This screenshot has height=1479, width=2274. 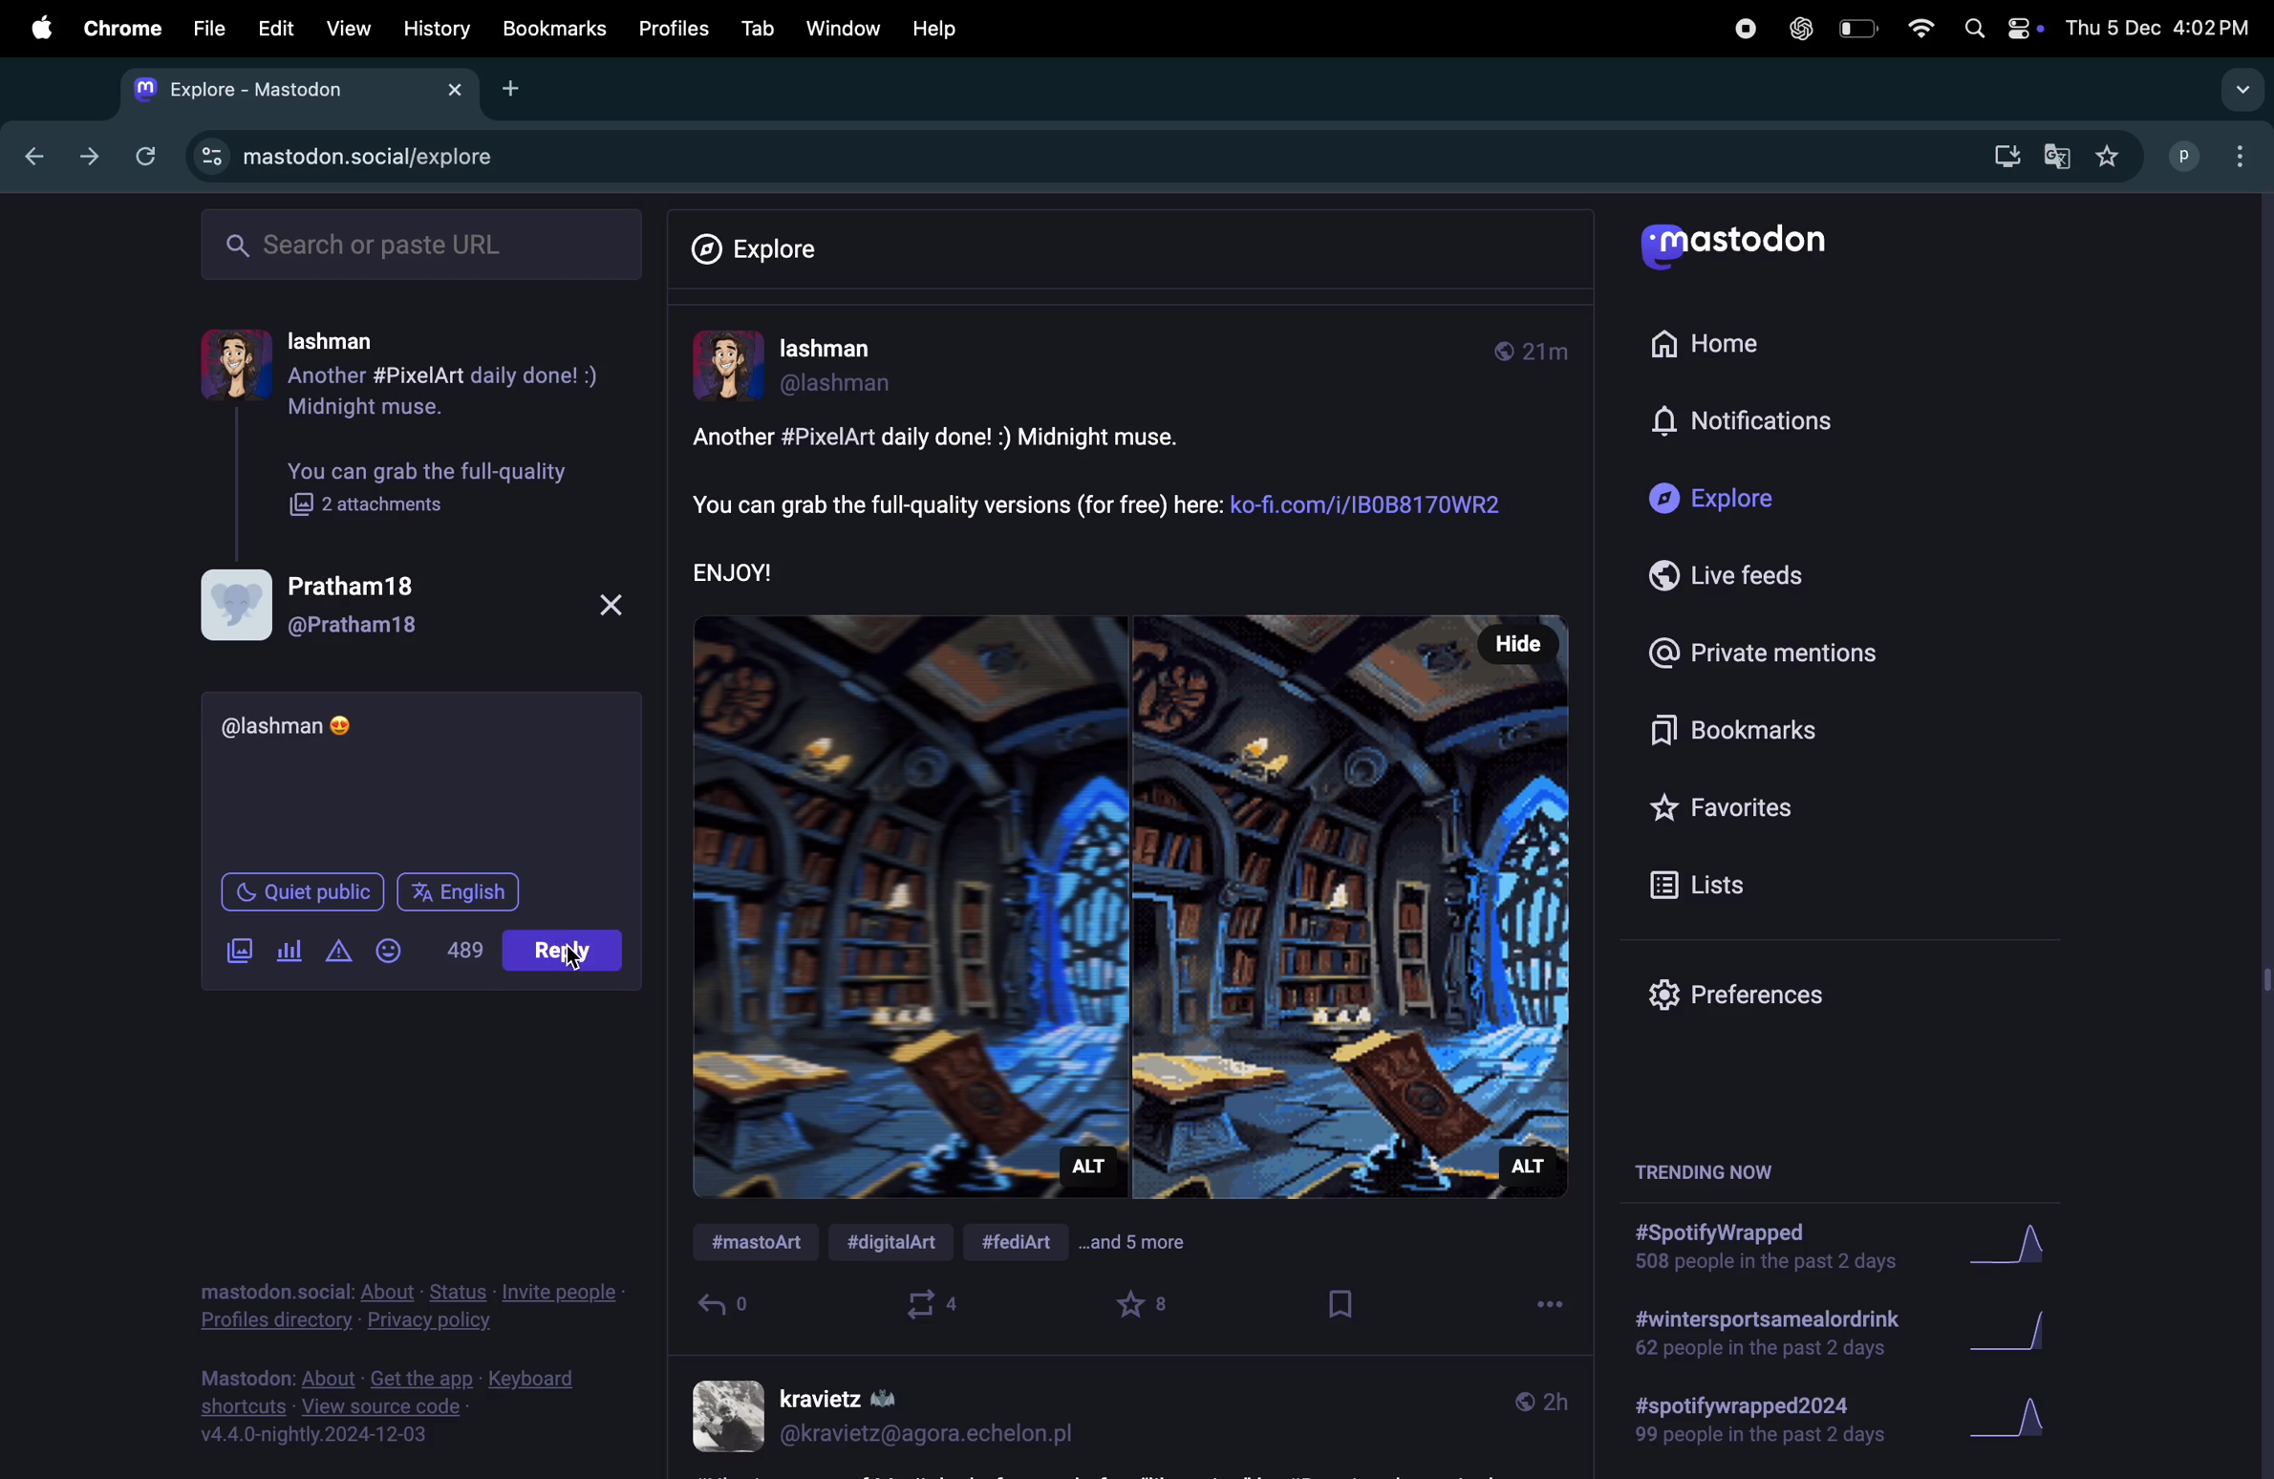 What do you see at coordinates (2239, 93) in the screenshot?
I see `drop down` at bounding box center [2239, 93].